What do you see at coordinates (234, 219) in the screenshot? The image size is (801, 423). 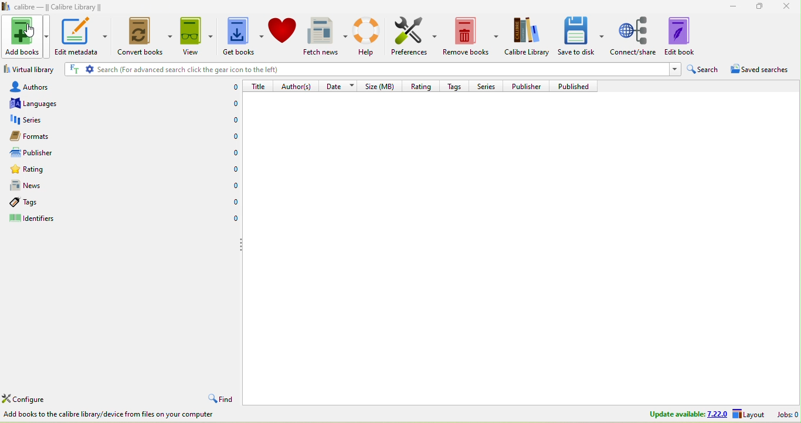 I see `0` at bounding box center [234, 219].